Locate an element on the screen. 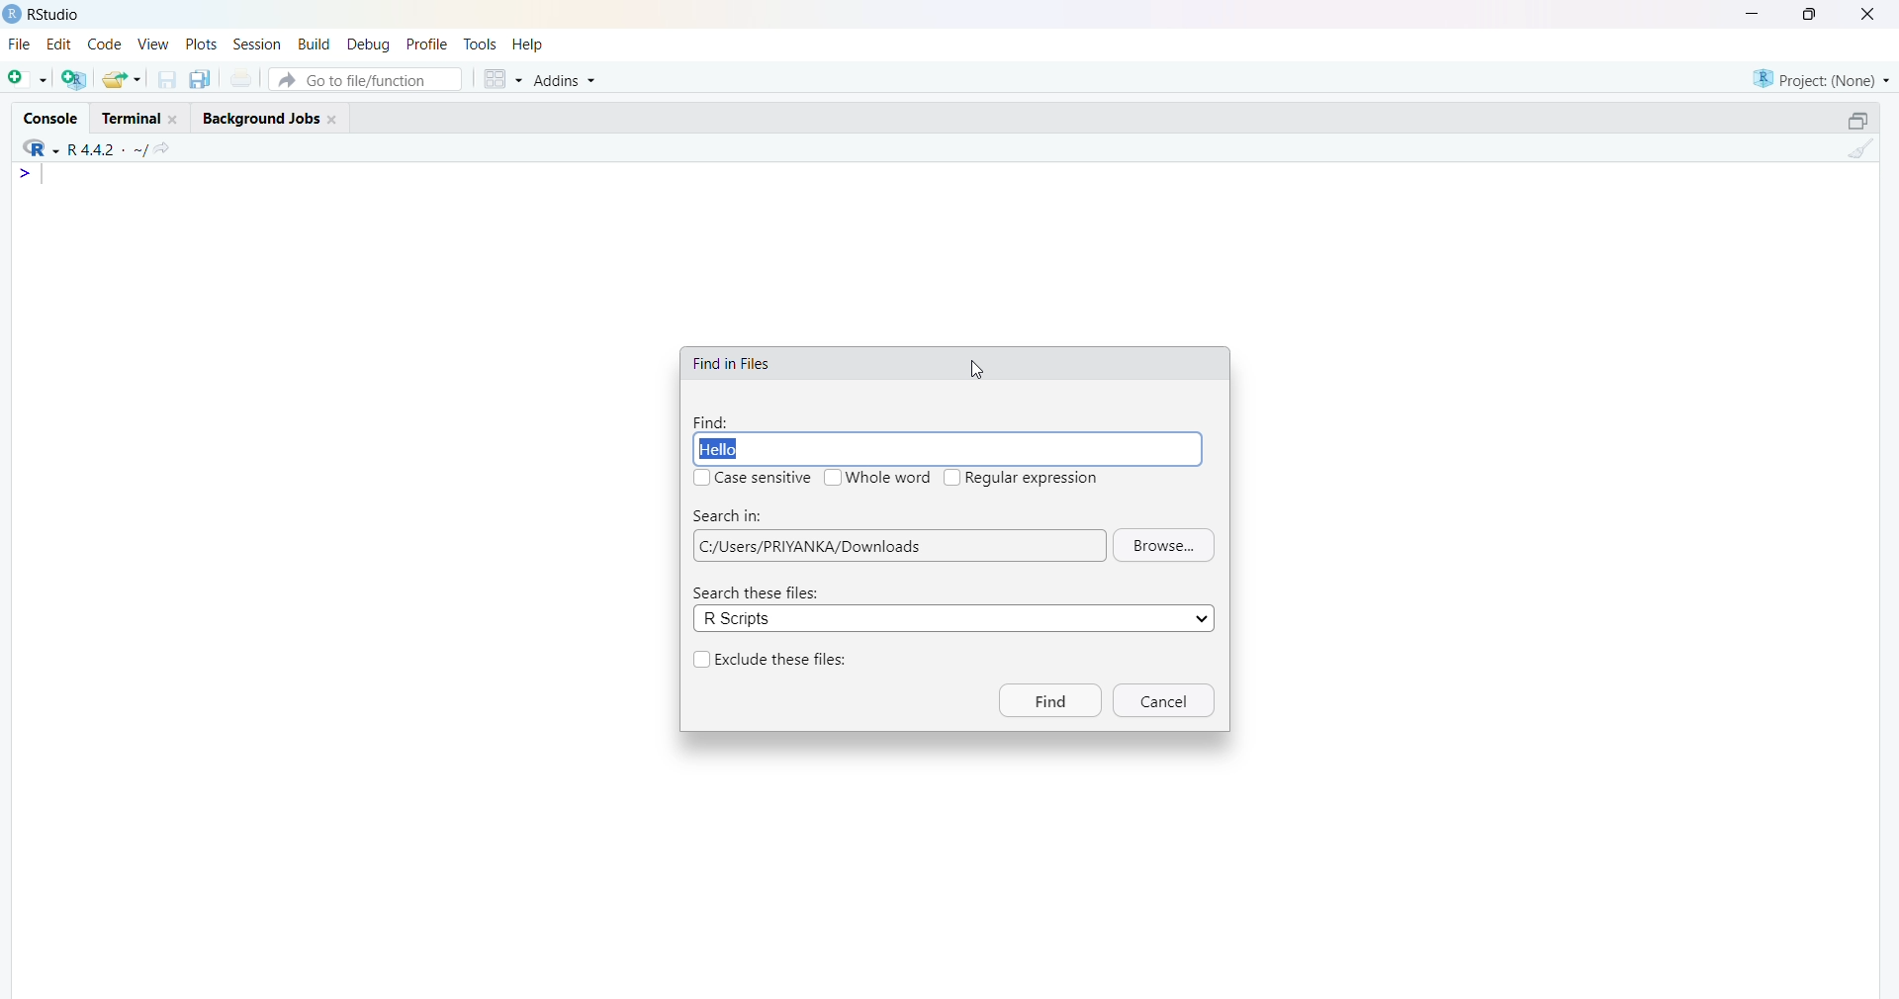 Image resolution: width=1899 pixels, height=999 pixels. Help is located at coordinates (528, 45).